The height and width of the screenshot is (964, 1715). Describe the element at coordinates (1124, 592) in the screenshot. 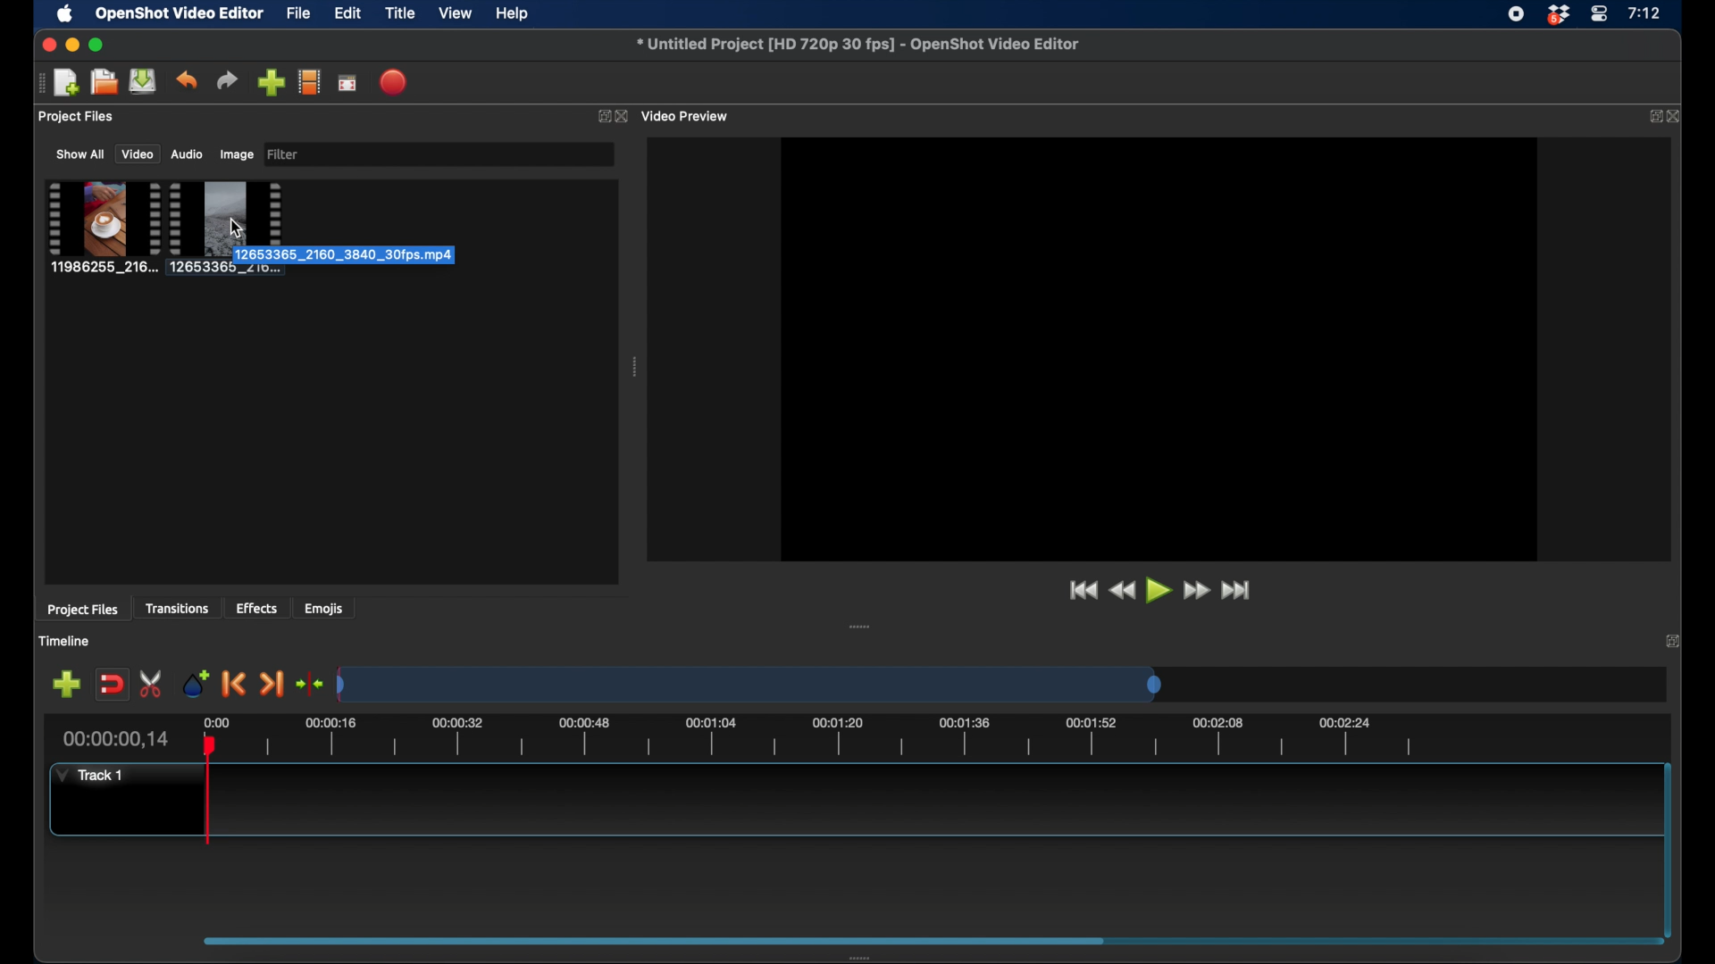

I see `rewind` at that location.